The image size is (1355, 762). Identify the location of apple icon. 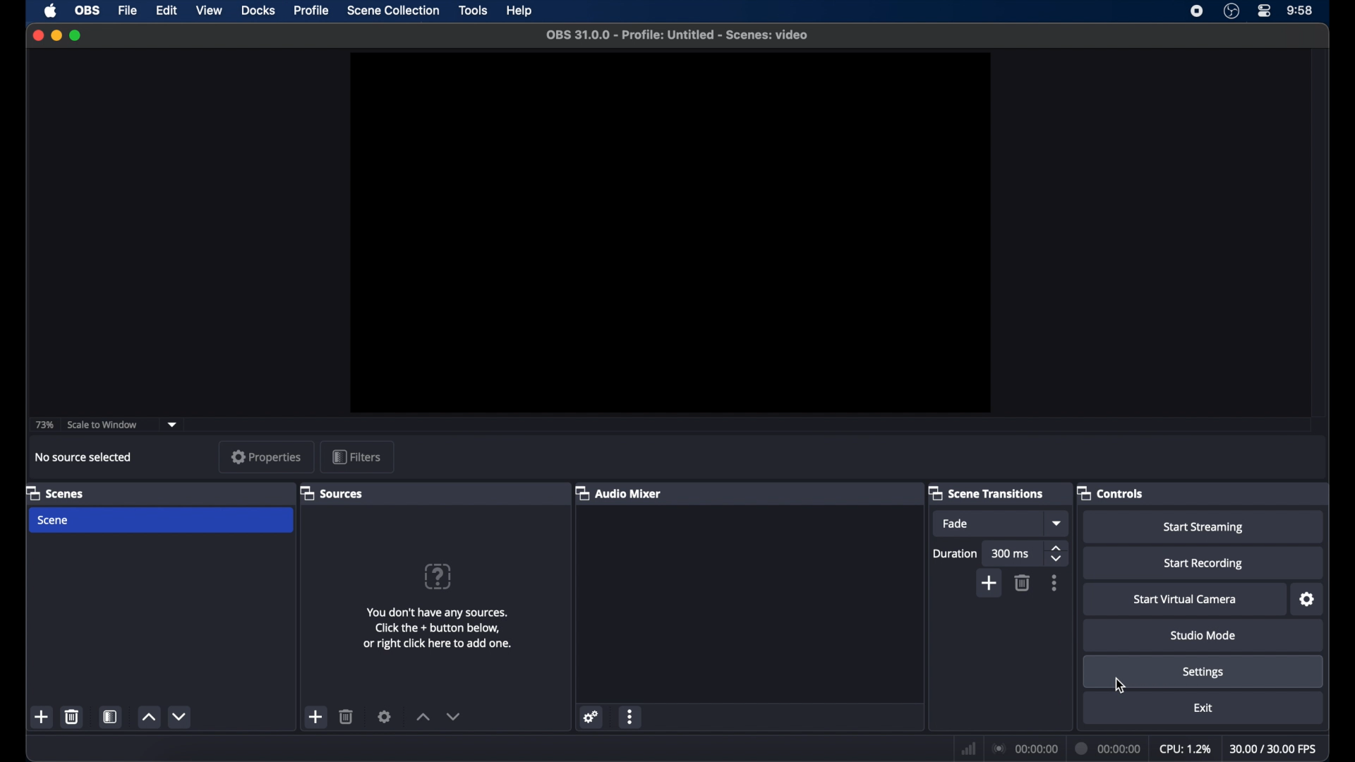
(50, 11).